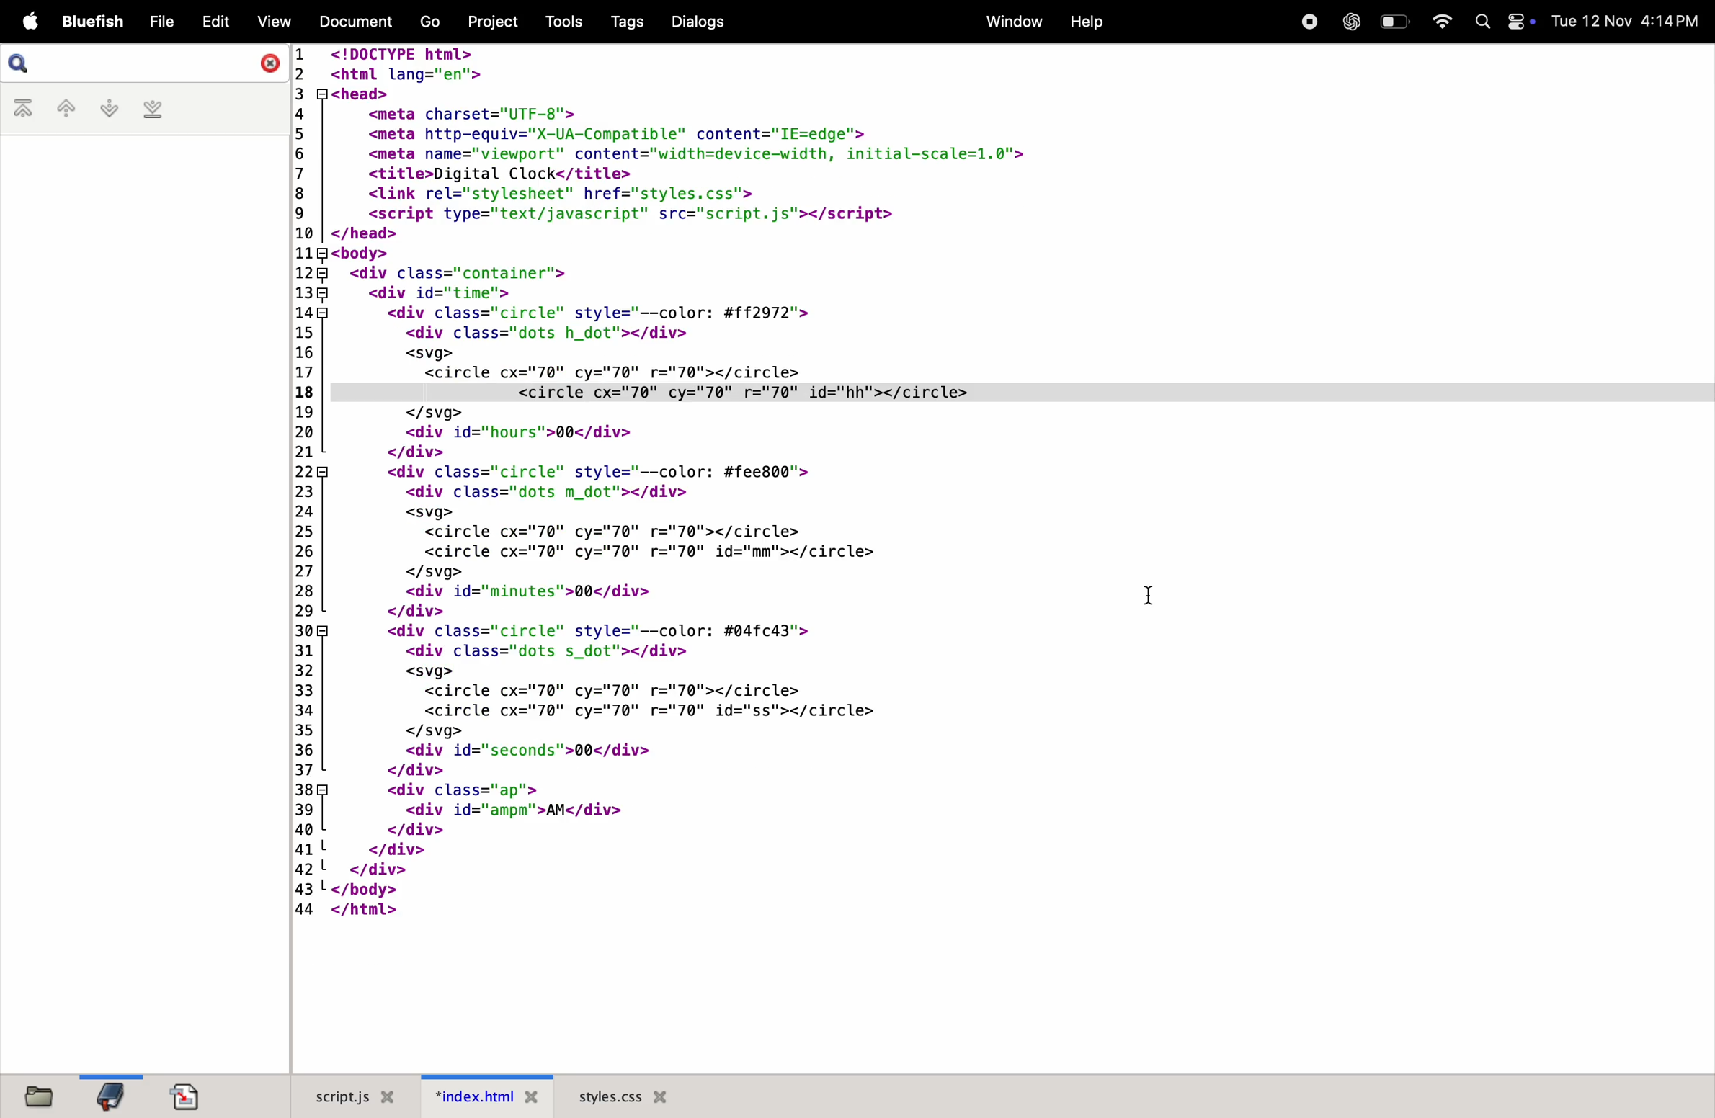 The height and width of the screenshot is (1118, 1715). What do you see at coordinates (428, 22) in the screenshot?
I see `go` at bounding box center [428, 22].